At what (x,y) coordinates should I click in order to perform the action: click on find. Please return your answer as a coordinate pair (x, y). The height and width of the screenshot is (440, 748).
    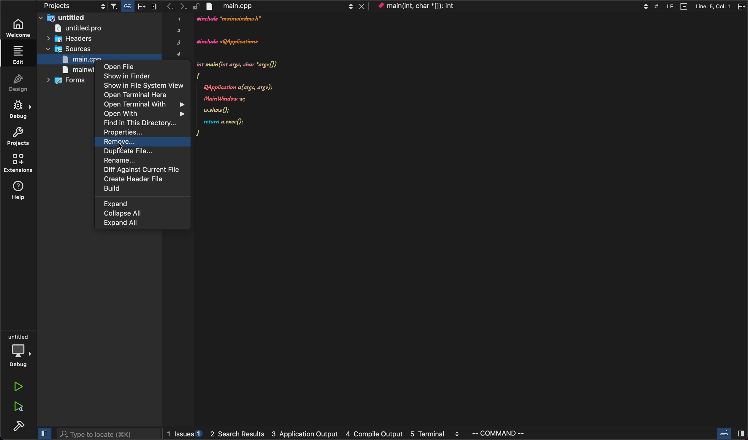
    Looking at the image, I should click on (138, 124).